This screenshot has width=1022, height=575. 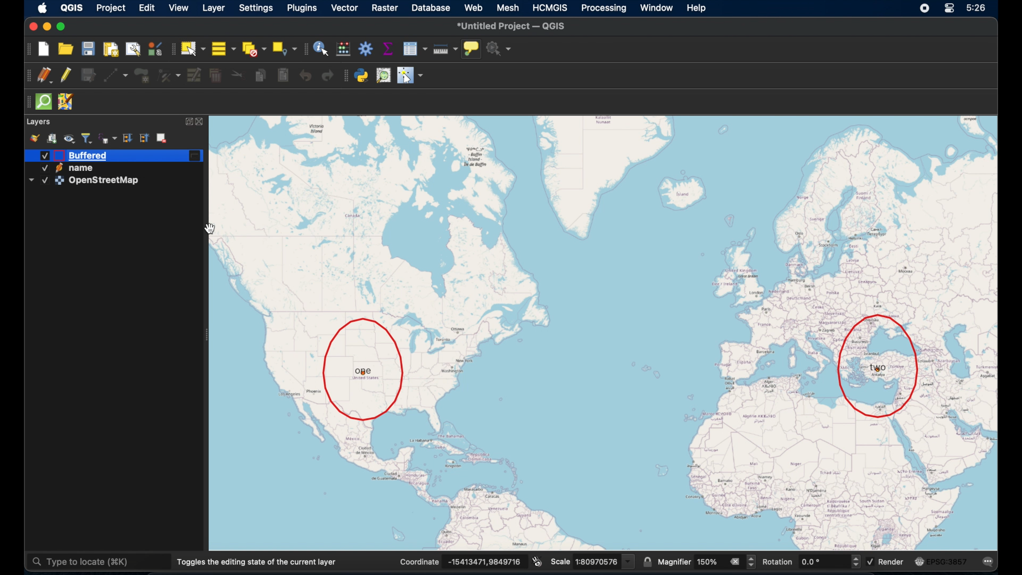 What do you see at coordinates (39, 120) in the screenshot?
I see `layers` at bounding box center [39, 120].